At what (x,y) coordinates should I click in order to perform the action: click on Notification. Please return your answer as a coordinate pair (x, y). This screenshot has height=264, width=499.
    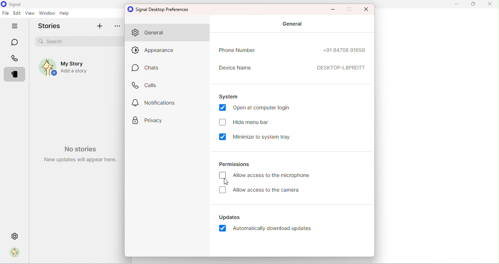
    Looking at the image, I should click on (153, 104).